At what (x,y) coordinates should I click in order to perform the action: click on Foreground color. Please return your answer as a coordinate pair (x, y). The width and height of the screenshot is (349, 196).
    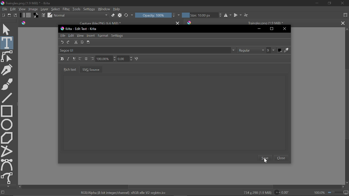
    Looking at the image, I should click on (36, 15).